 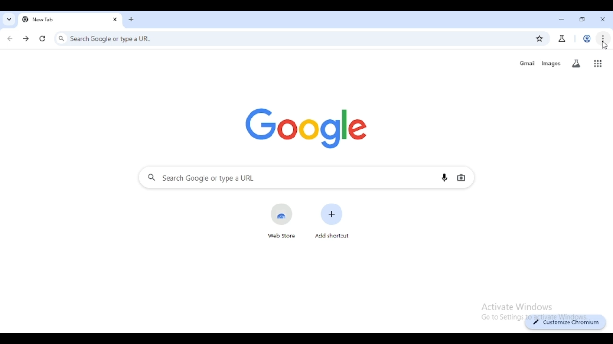 What do you see at coordinates (461, 178) in the screenshot?
I see `search by image` at bounding box center [461, 178].